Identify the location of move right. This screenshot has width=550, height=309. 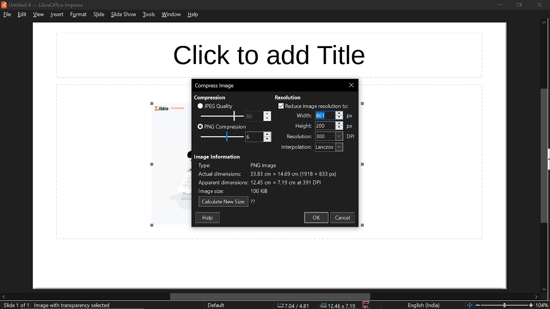
(537, 297).